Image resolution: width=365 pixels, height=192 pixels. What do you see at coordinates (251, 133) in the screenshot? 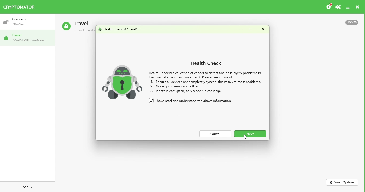
I see `Next` at bounding box center [251, 133].